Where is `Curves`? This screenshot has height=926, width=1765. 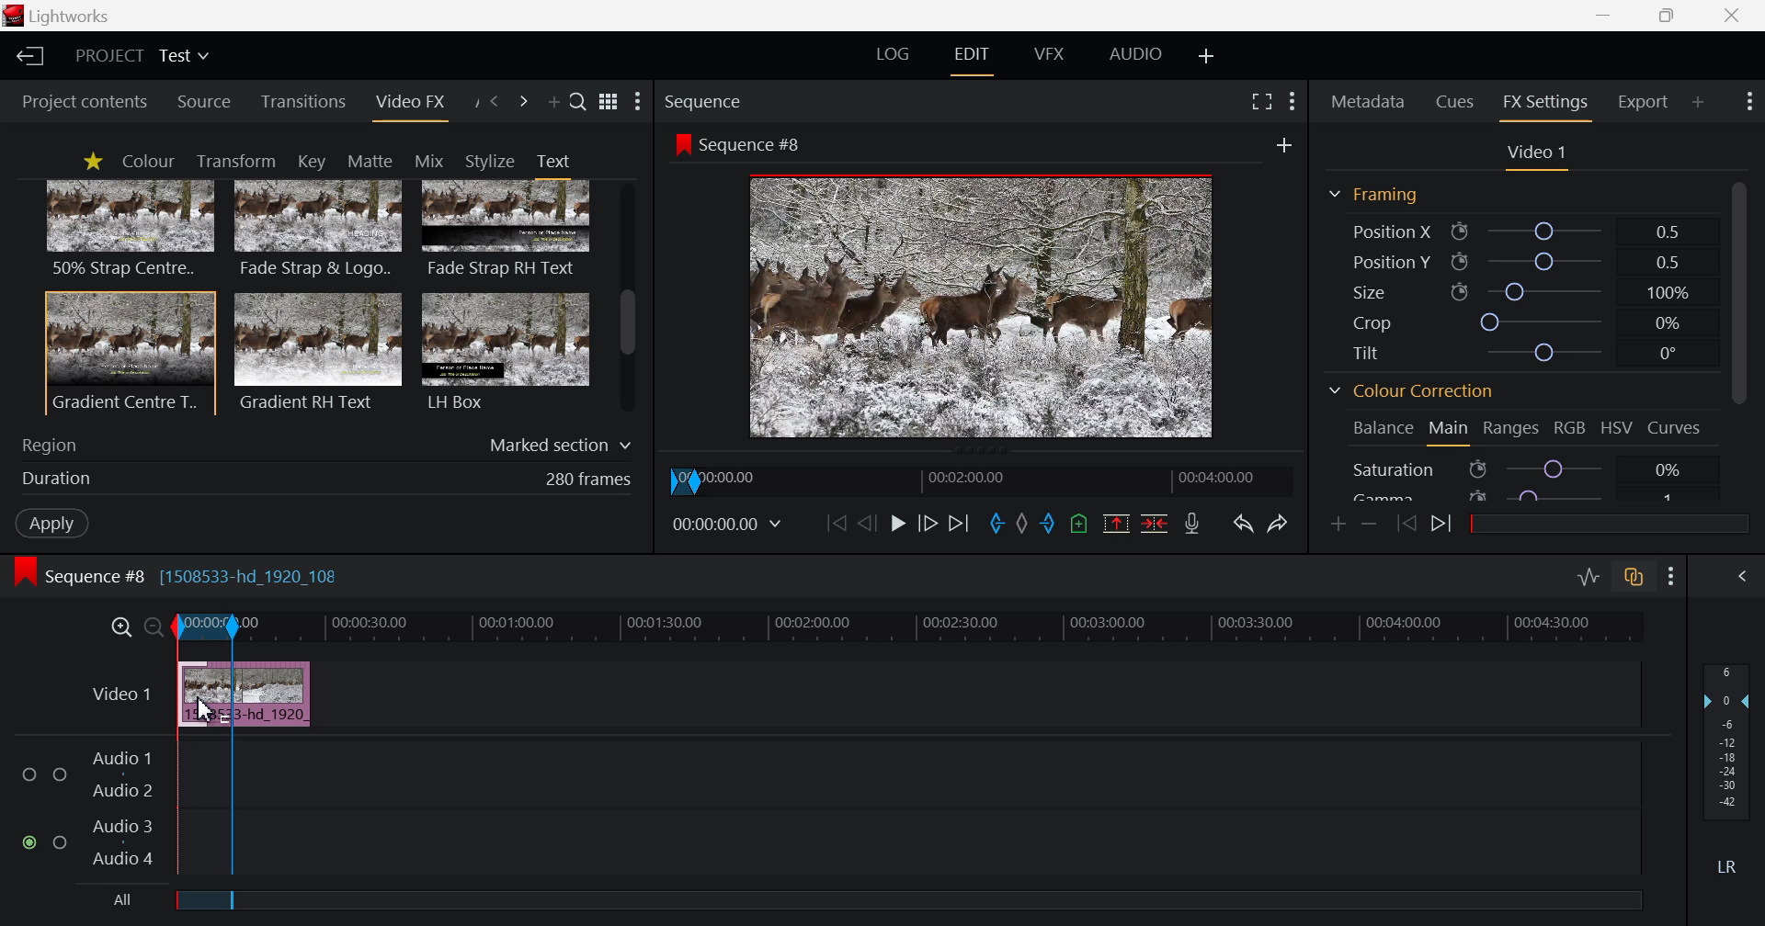
Curves is located at coordinates (1678, 426).